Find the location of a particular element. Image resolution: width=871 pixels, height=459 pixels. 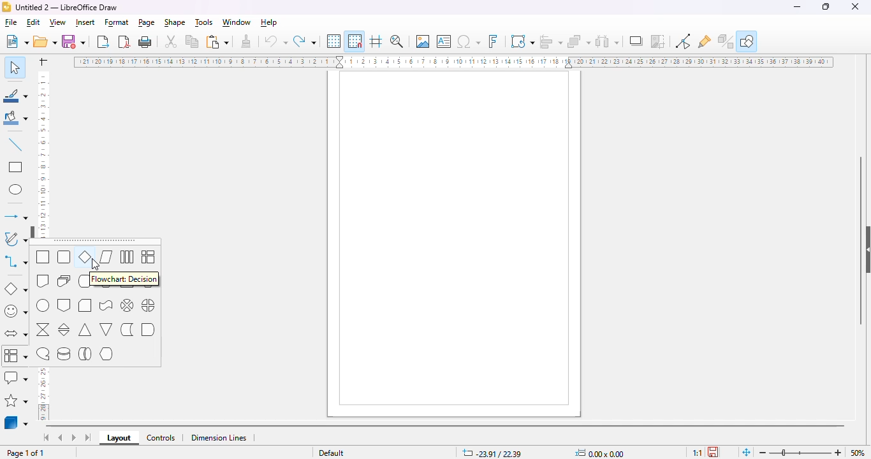

flowchart: terminator is located at coordinates (85, 281).